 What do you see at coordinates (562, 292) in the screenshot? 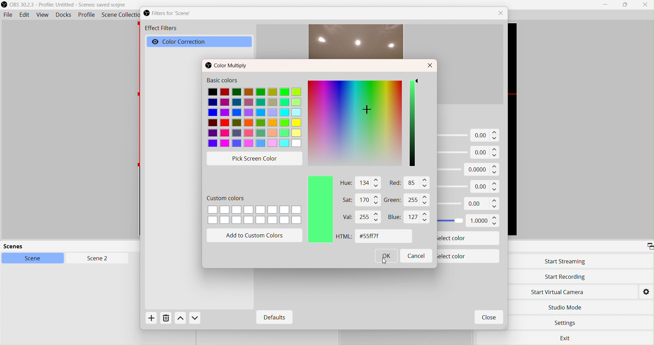
I see `Start Virtual Camera` at bounding box center [562, 292].